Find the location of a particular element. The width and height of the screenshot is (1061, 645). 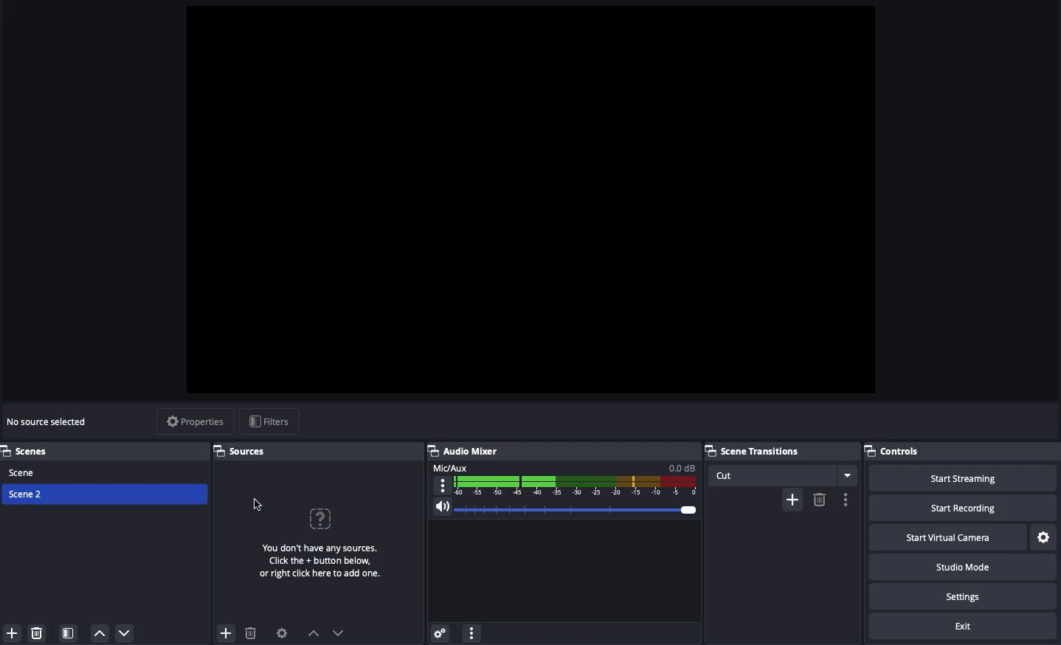

display is located at coordinates (322, 421).